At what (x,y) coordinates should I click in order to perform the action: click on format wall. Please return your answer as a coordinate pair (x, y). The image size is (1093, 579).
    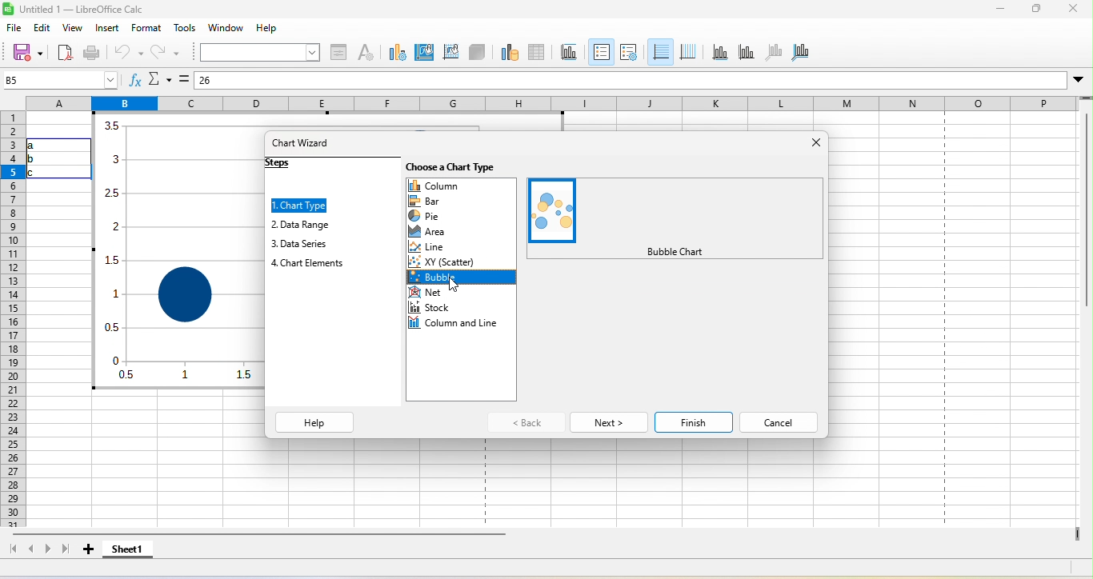
    Looking at the image, I should click on (450, 51).